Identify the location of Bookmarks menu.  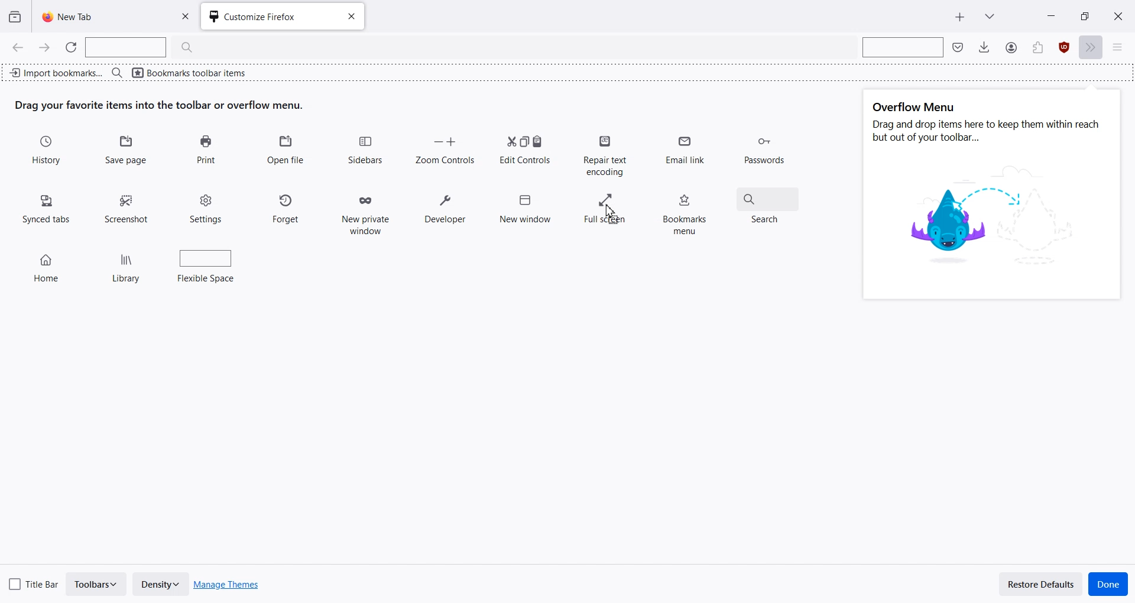
(685, 210).